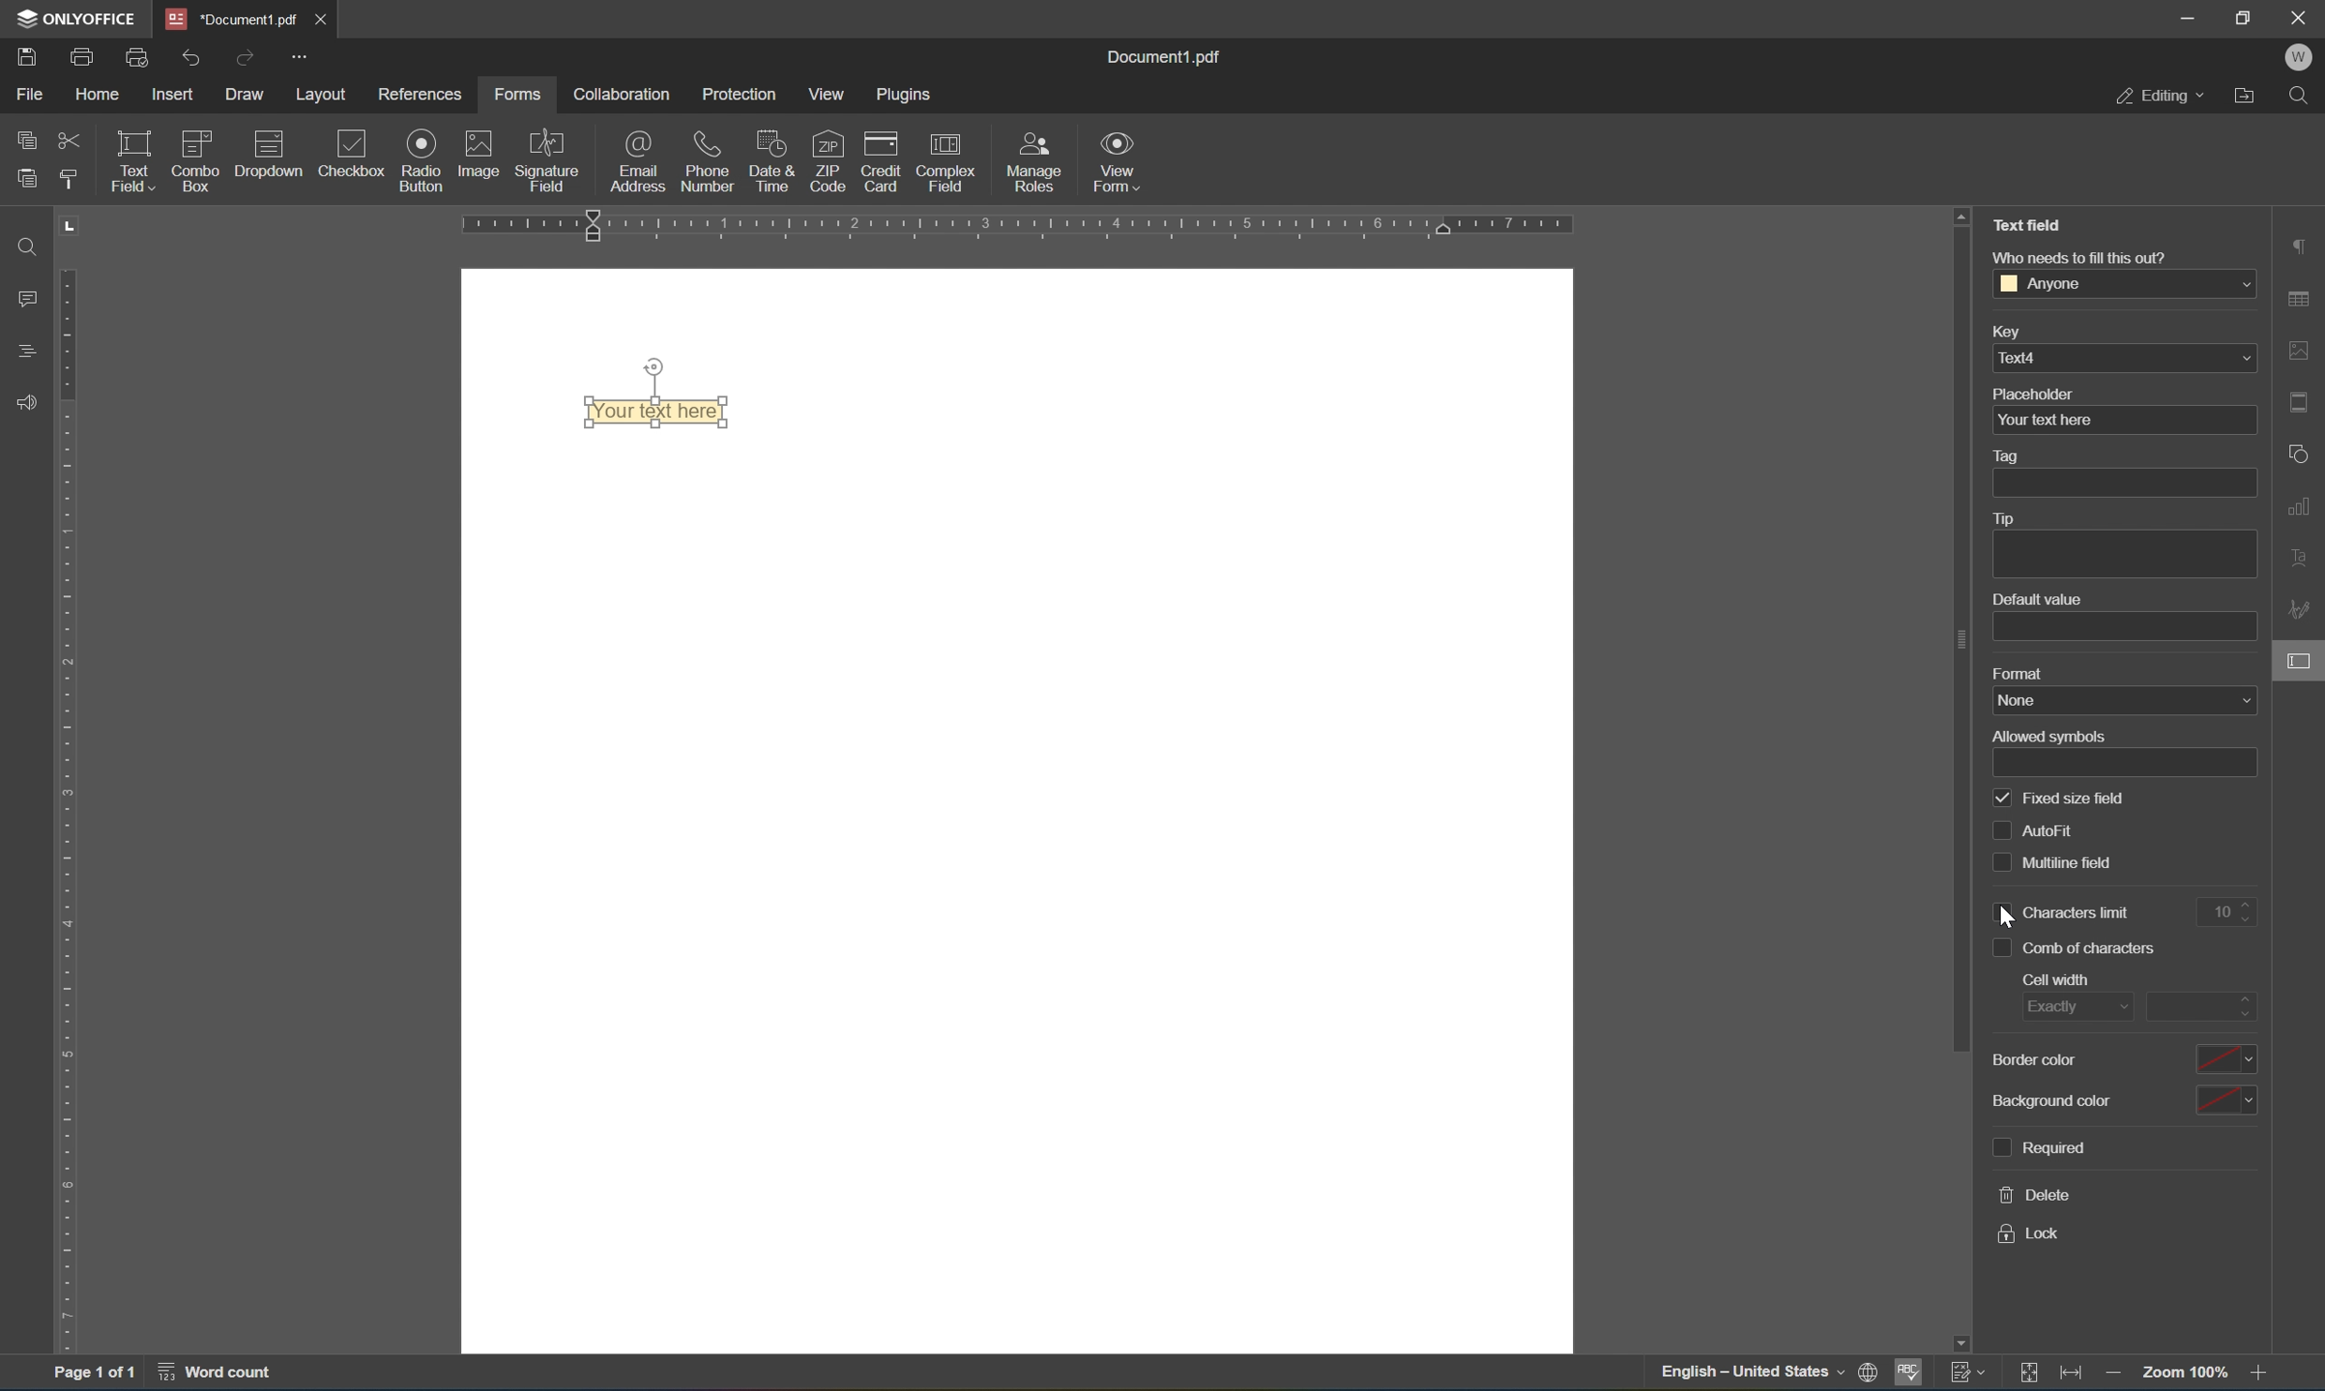 This screenshot has width=2325, height=1391. What do you see at coordinates (2304, 402) in the screenshot?
I see `header and footer settings` at bounding box center [2304, 402].